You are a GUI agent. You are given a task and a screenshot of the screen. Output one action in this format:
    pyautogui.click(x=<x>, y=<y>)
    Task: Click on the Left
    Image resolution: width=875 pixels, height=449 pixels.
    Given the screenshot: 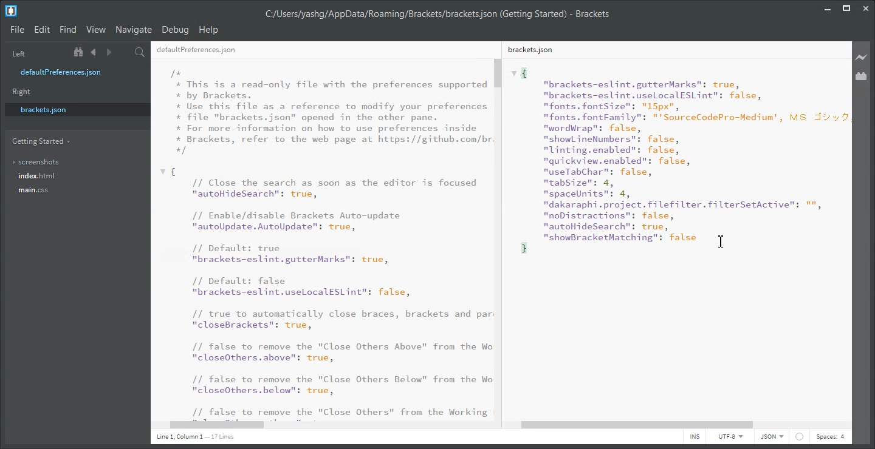 What is the action you would take?
    pyautogui.click(x=17, y=53)
    